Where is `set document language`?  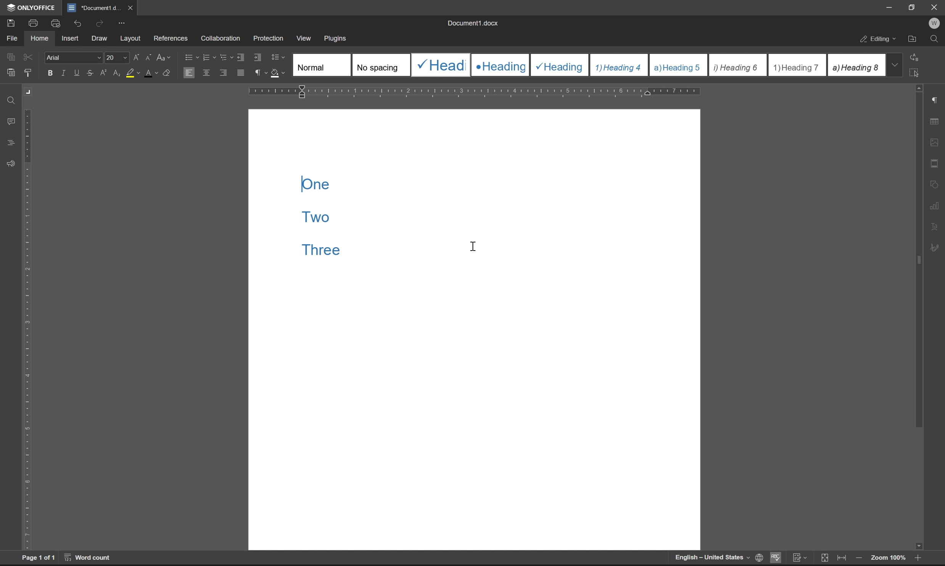
set document language is located at coordinates (758, 558).